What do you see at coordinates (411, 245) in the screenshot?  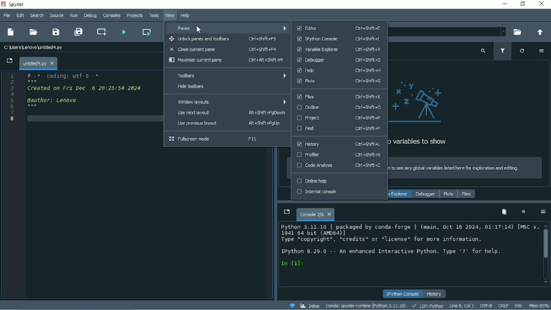 I see `Console` at bounding box center [411, 245].